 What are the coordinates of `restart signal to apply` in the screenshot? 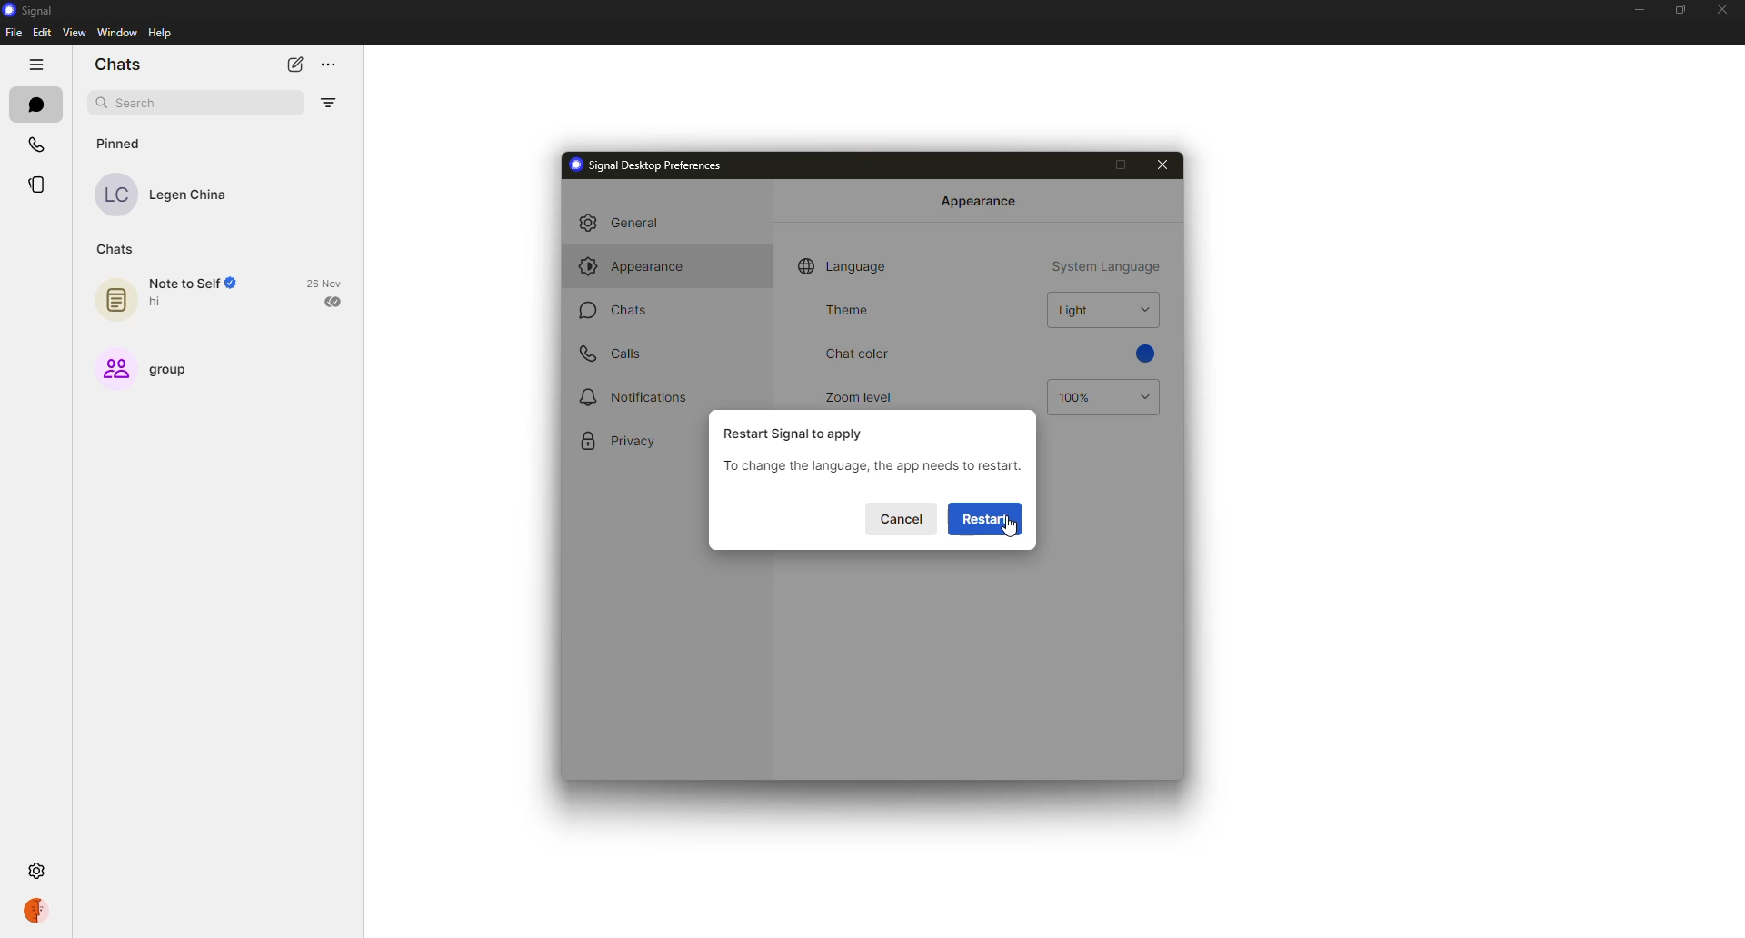 It's located at (797, 433).